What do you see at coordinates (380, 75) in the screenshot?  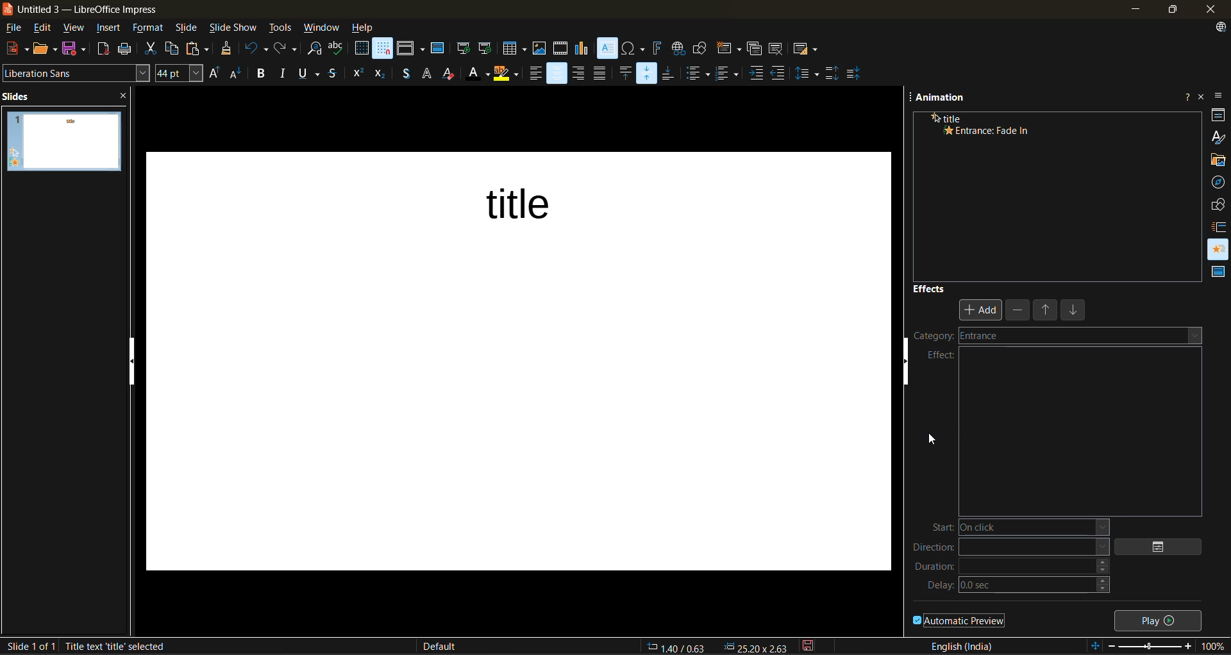 I see `subscript` at bounding box center [380, 75].